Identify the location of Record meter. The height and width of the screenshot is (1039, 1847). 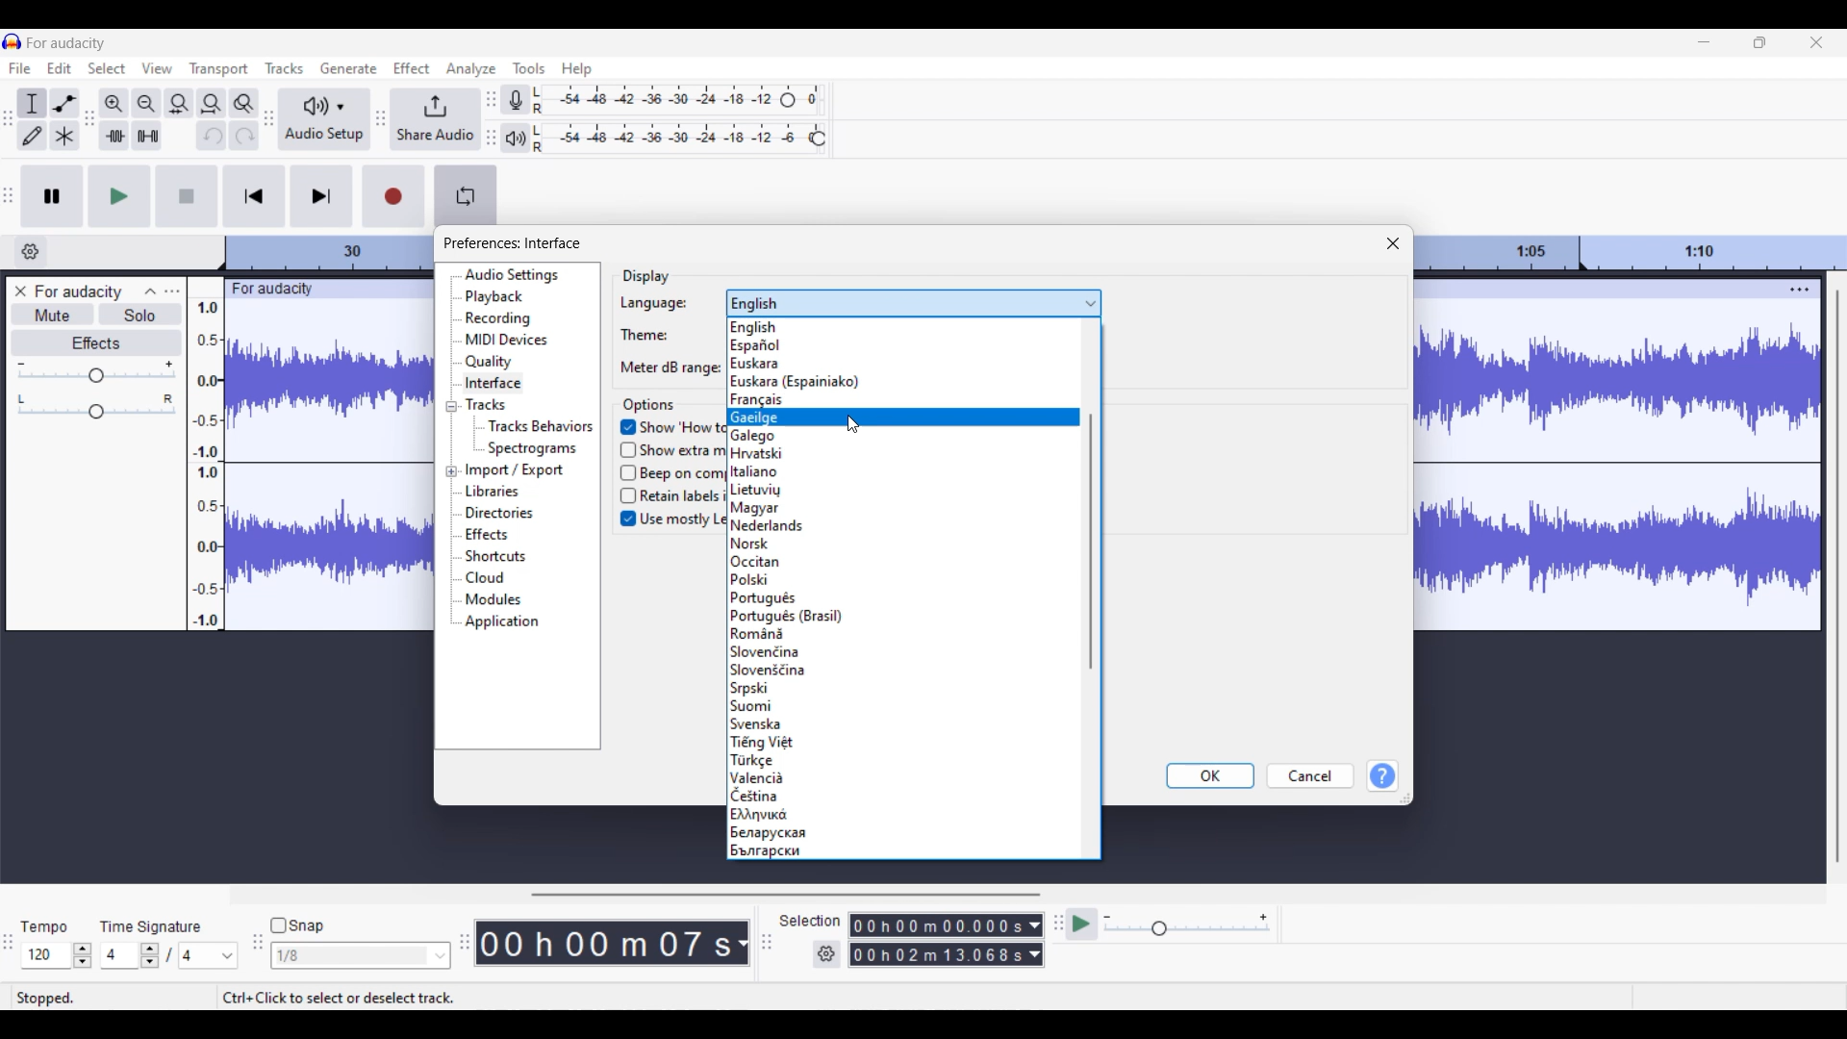
(516, 99).